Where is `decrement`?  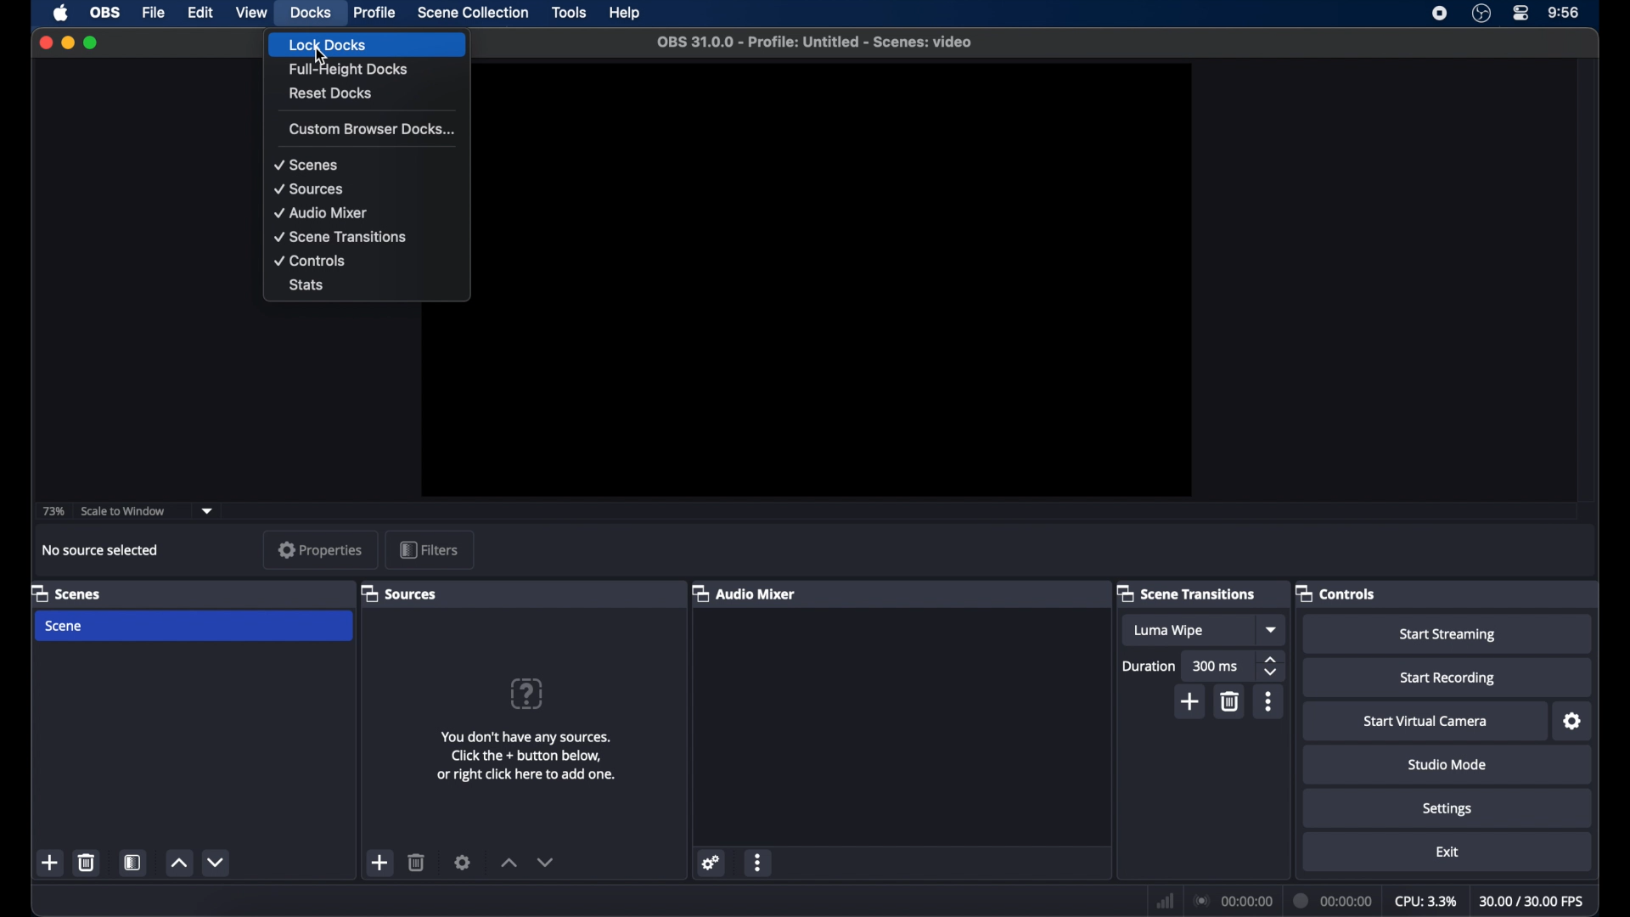 decrement is located at coordinates (216, 862).